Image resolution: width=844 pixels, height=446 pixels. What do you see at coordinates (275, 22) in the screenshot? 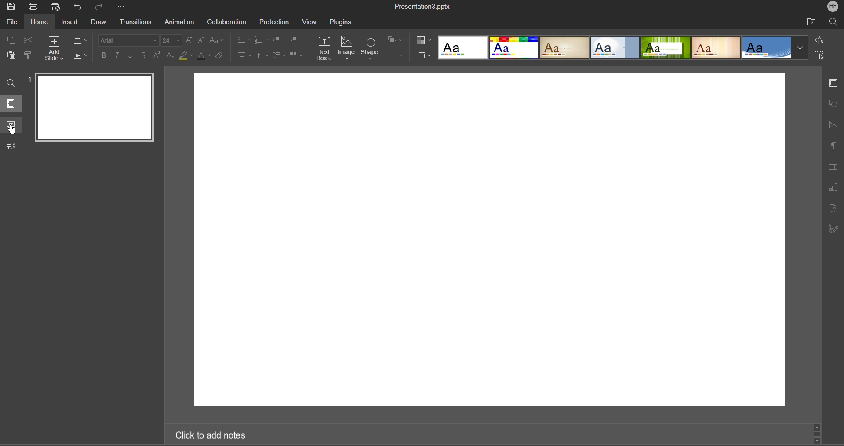
I see `Protection` at bounding box center [275, 22].